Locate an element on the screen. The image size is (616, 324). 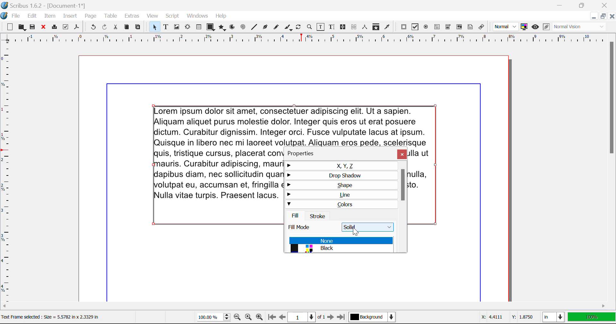
Background is located at coordinates (374, 318).